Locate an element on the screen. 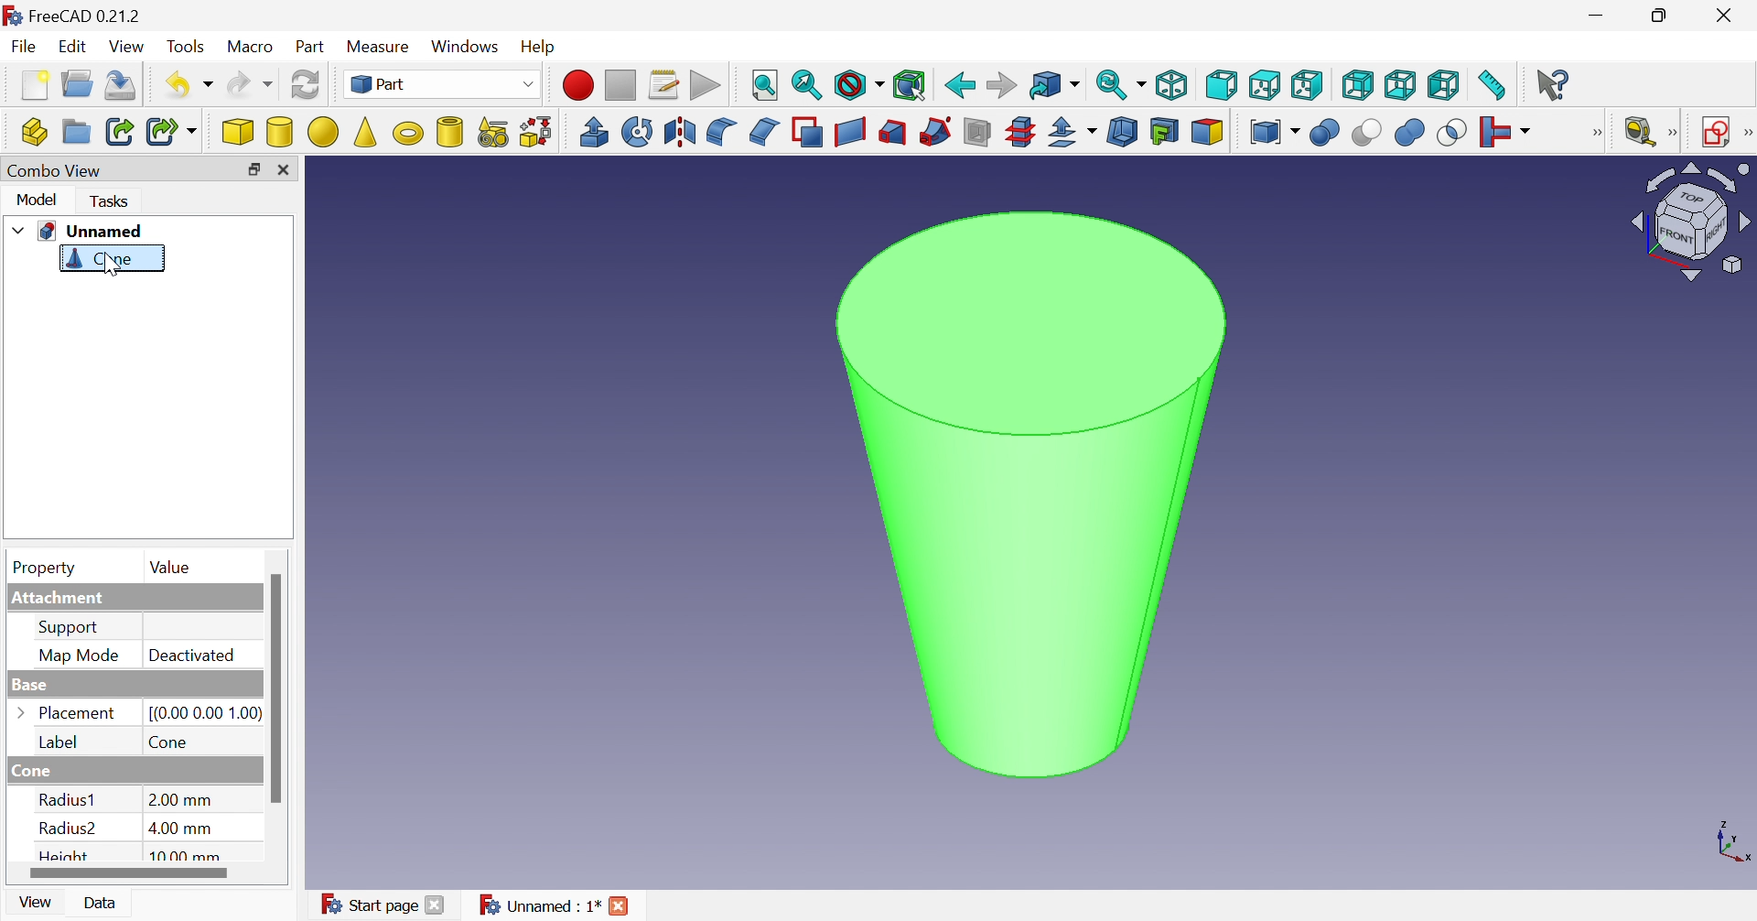 This screenshot has height=921, width=1757. Cylinder is located at coordinates (278, 134).